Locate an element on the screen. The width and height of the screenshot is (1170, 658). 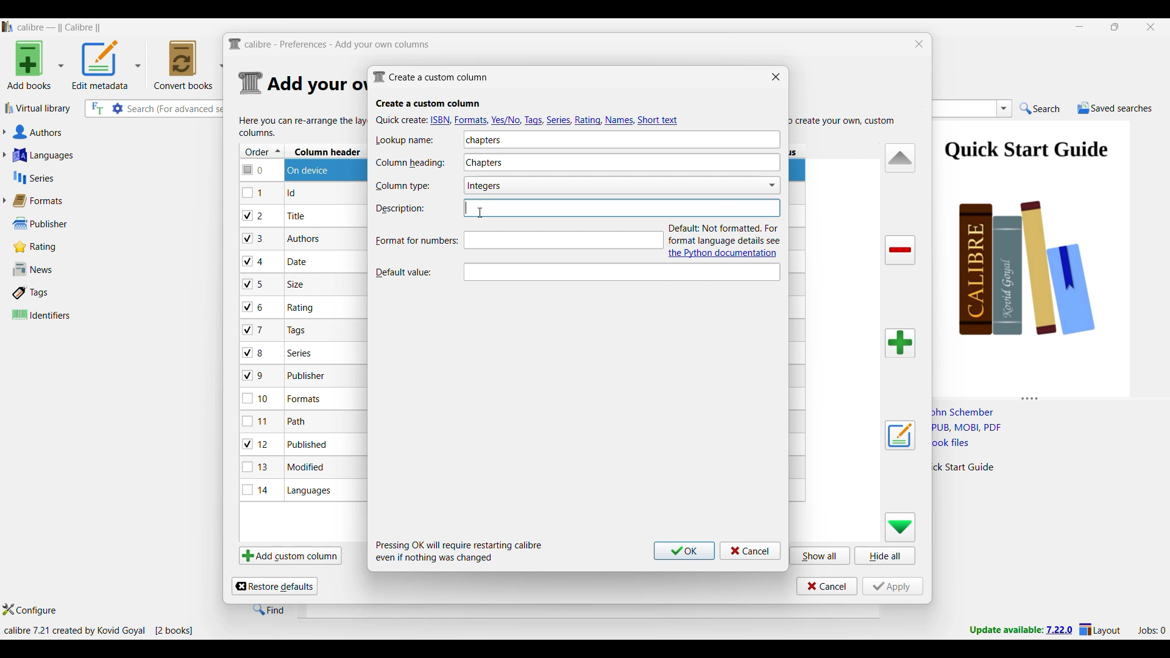
Authors is located at coordinates (96, 133).